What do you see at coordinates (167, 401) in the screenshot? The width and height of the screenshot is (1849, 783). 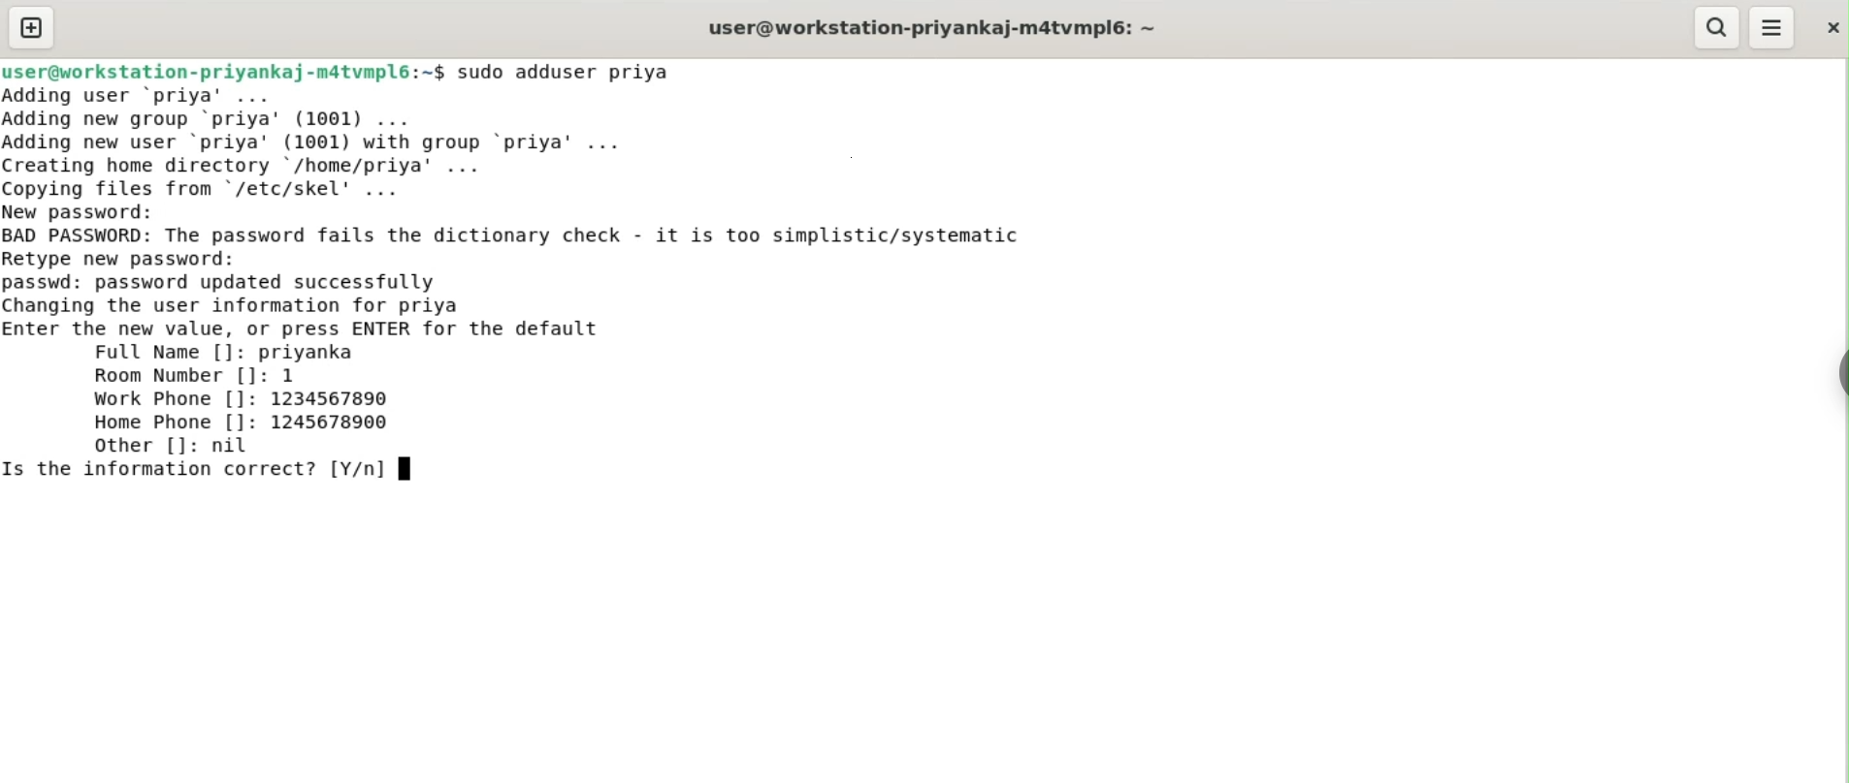 I see `work phone []:` at bounding box center [167, 401].